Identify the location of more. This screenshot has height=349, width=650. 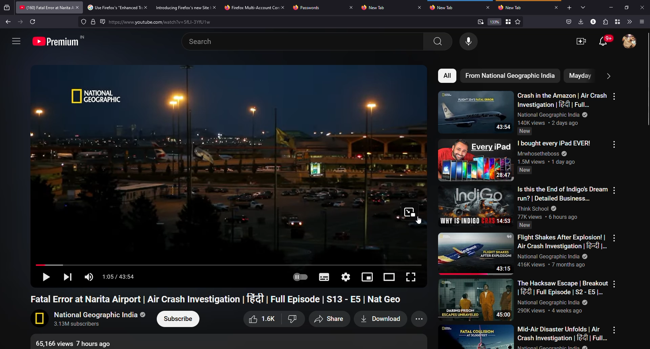
(615, 96).